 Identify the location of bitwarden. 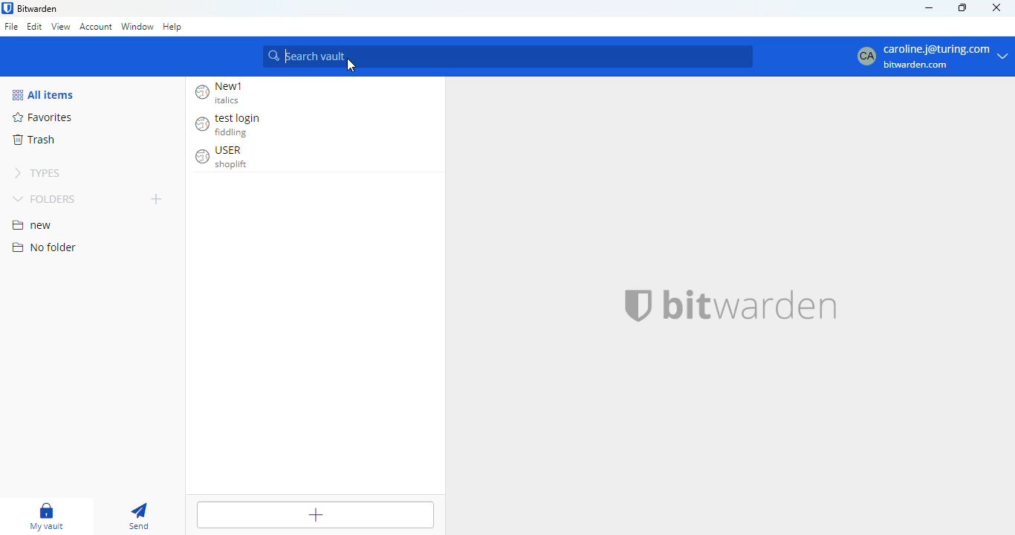
(38, 8).